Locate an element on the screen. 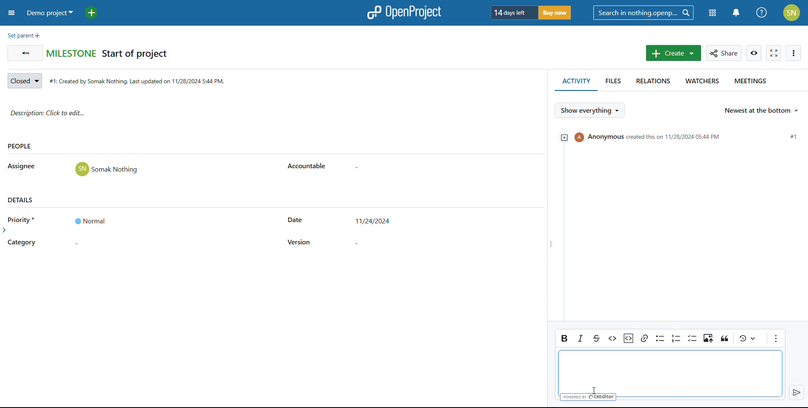 The height and width of the screenshot is (408, 808). select sorting is located at coordinates (761, 111).